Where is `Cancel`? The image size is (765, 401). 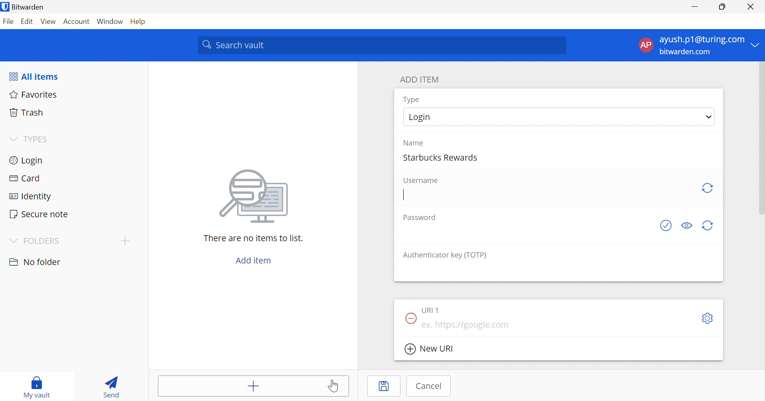
Cancel is located at coordinates (431, 386).